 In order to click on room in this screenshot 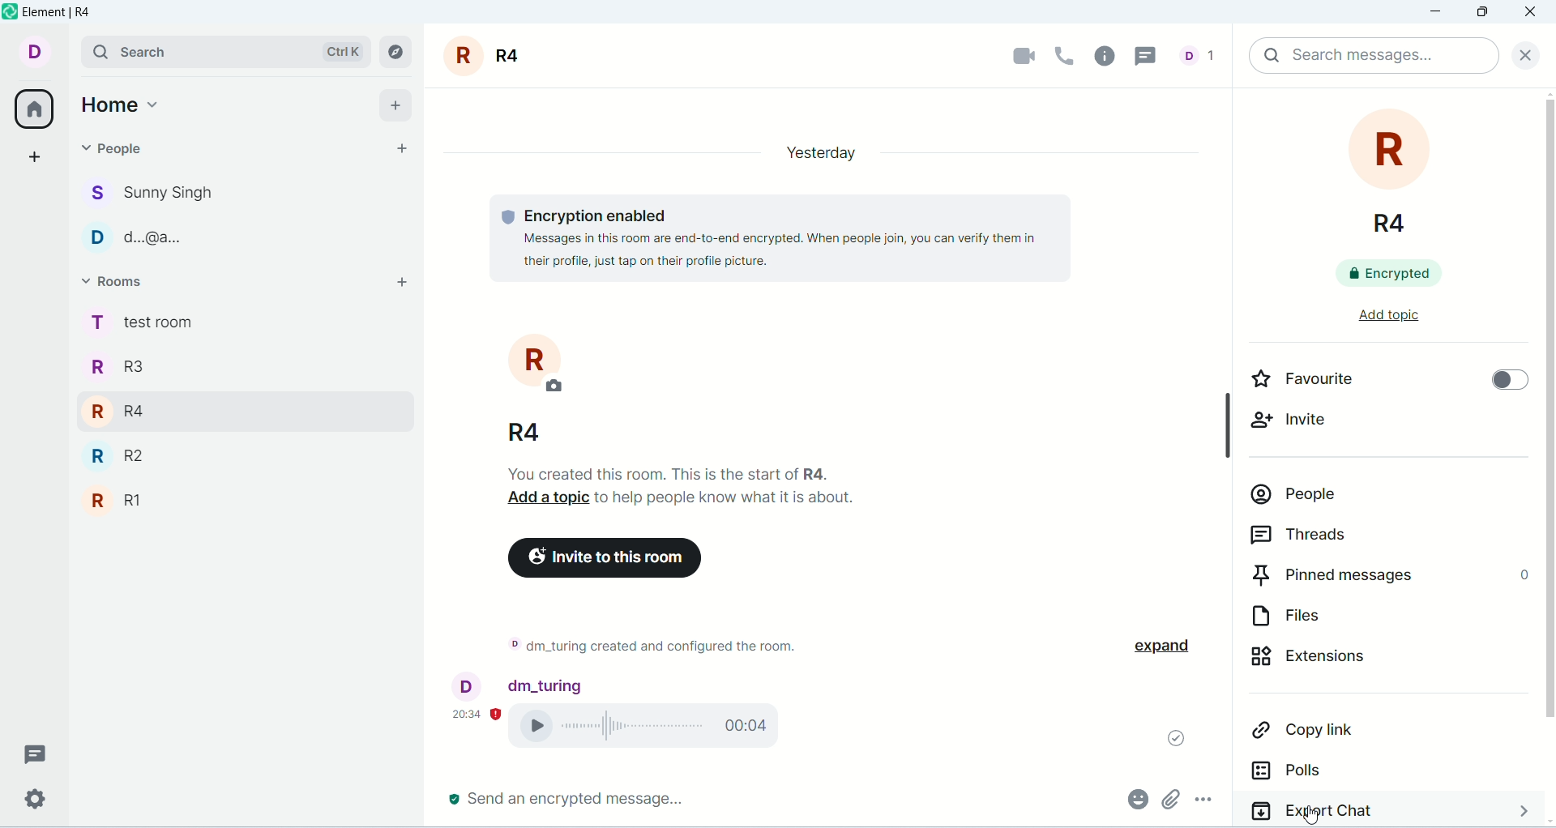, I will do `click(1394, 170)`.